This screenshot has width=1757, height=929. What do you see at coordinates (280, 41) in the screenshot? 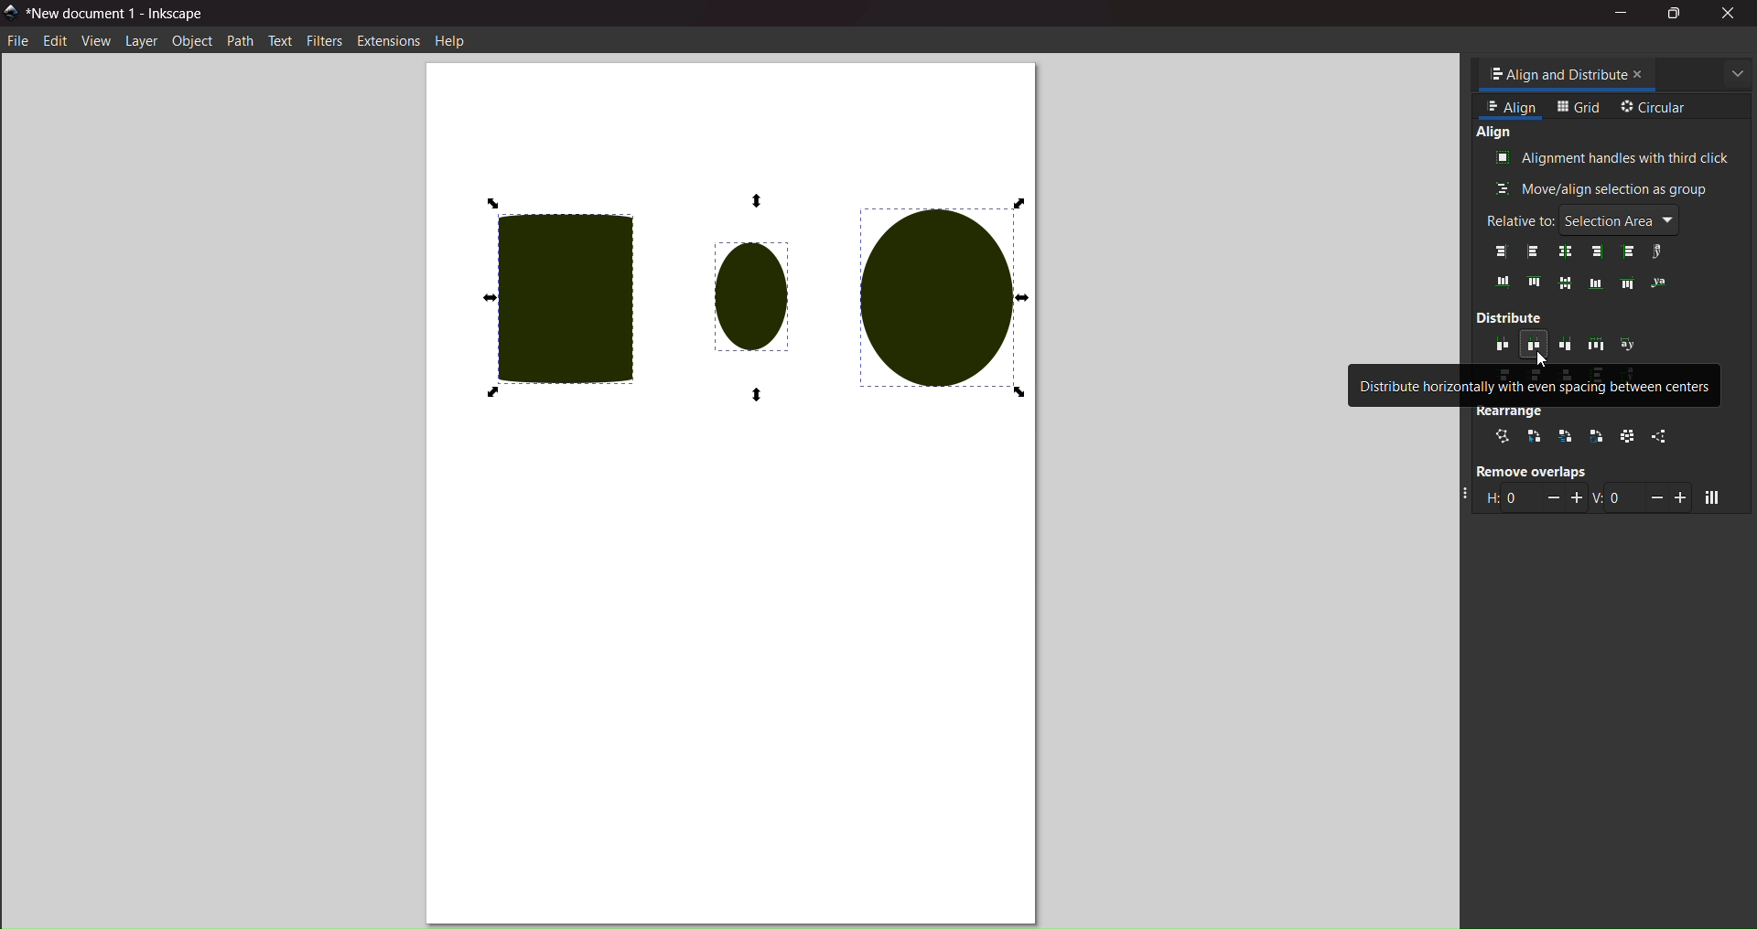
I see `text` at bounding box center [280, 41].